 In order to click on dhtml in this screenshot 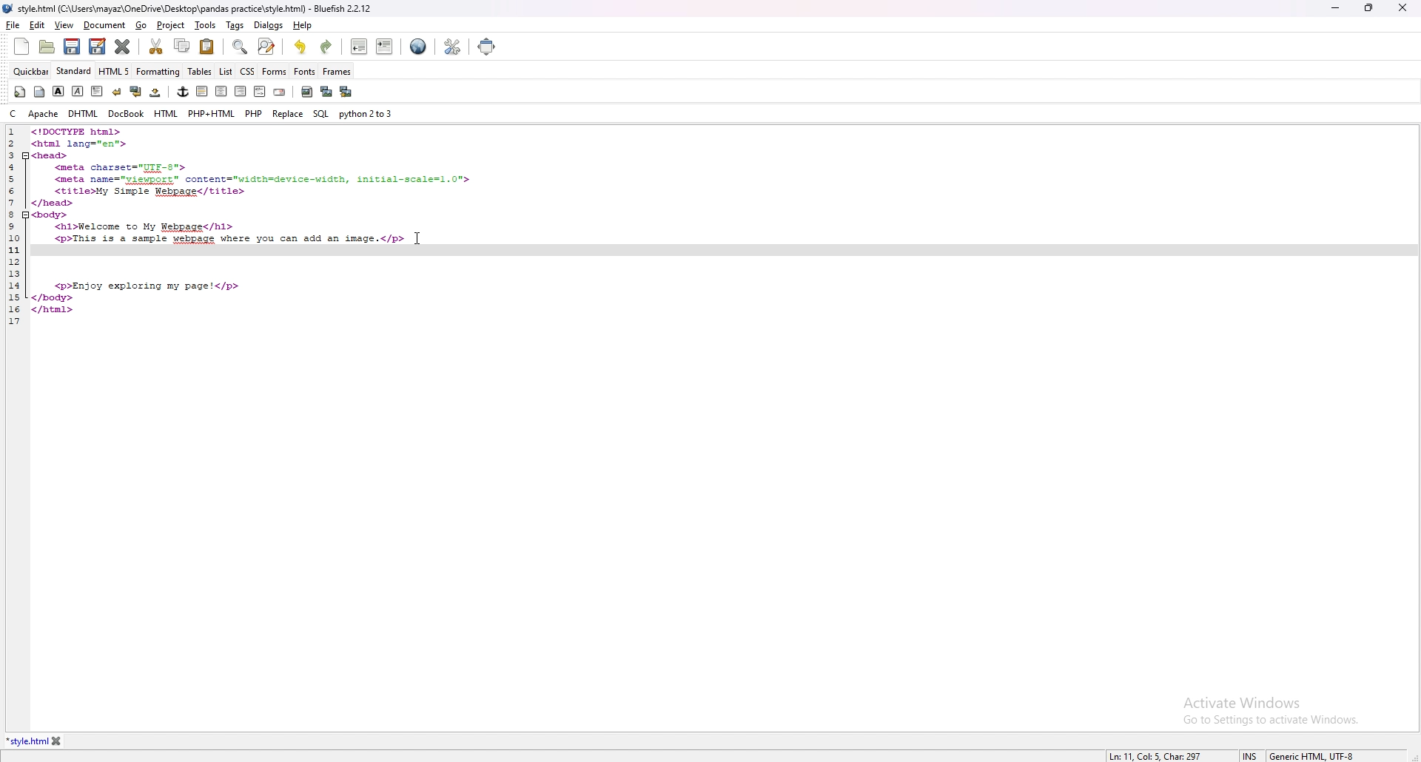, I will do `click(84, 114)`.